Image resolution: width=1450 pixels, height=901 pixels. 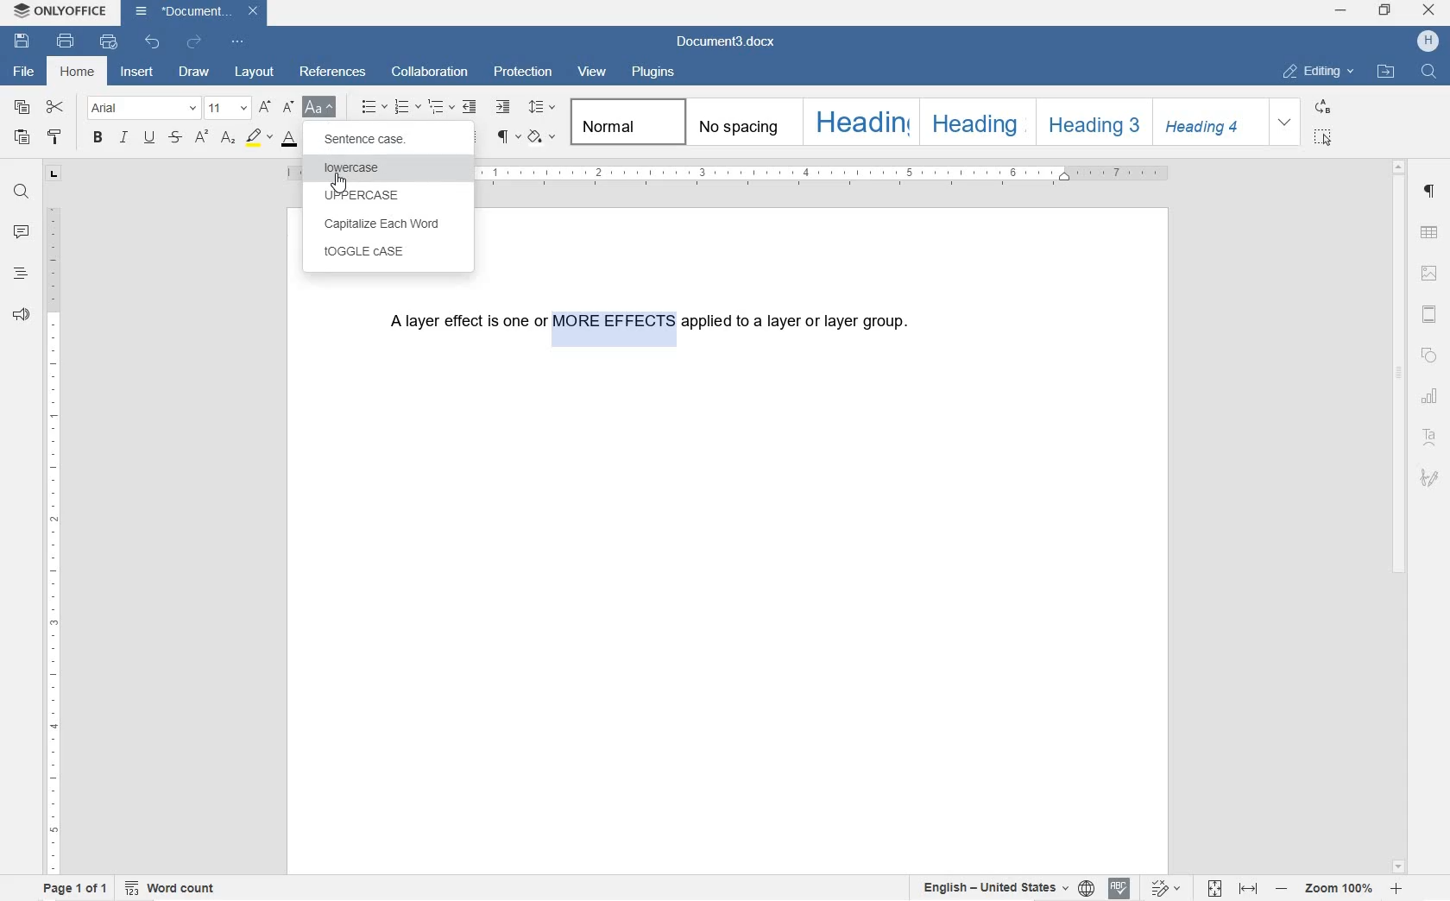 I want to click on PROTECTION, so click(x=523, y=72).